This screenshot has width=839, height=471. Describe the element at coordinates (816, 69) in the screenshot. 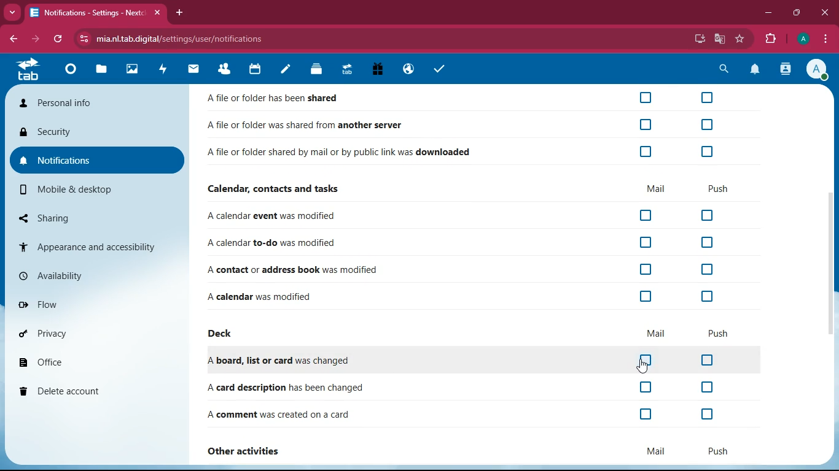

I see `Account` at that location.